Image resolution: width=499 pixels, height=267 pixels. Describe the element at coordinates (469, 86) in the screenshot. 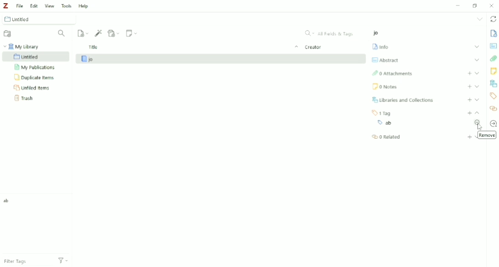

I see `Add` at that location.